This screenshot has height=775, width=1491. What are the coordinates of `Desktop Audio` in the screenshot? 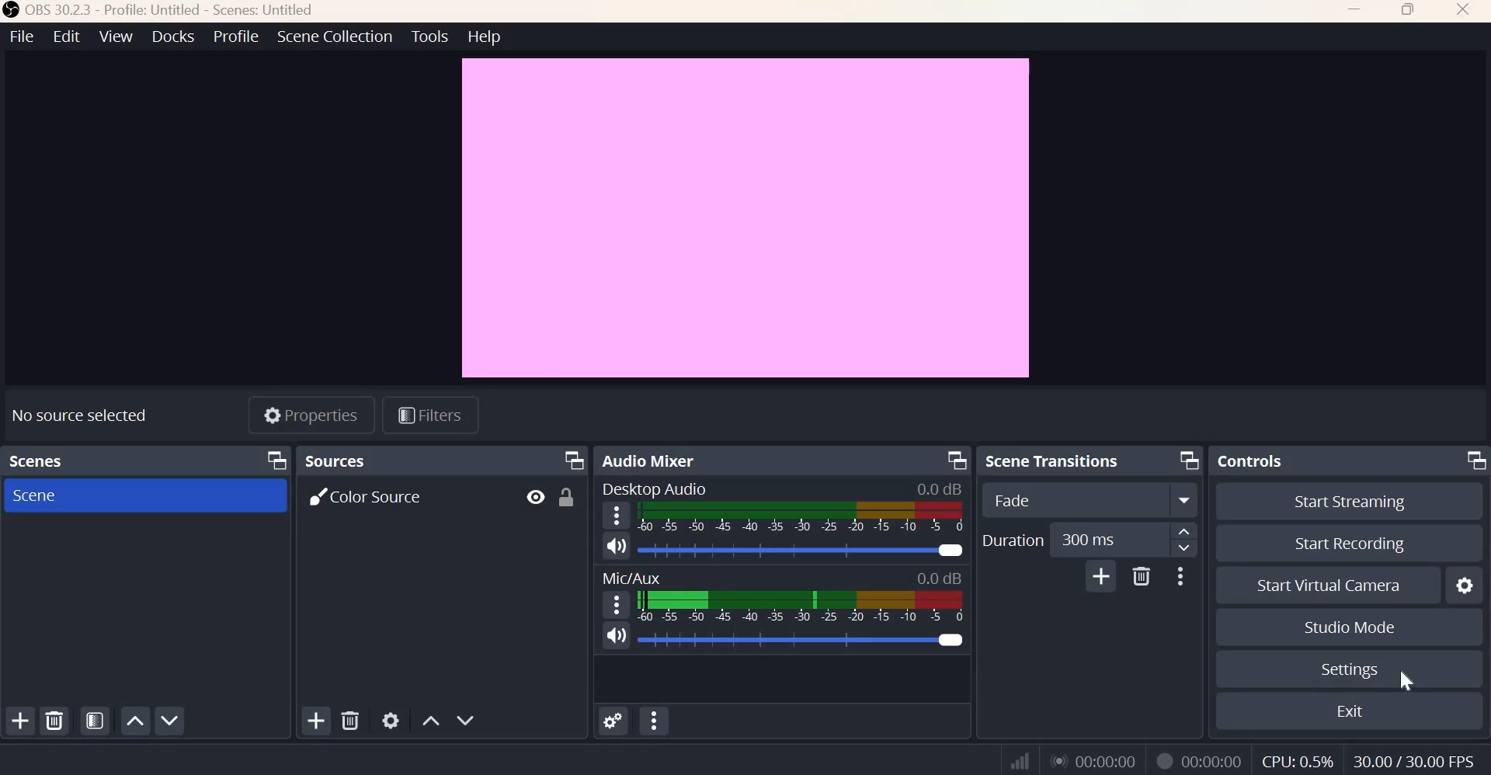 It's located at (659, 488).